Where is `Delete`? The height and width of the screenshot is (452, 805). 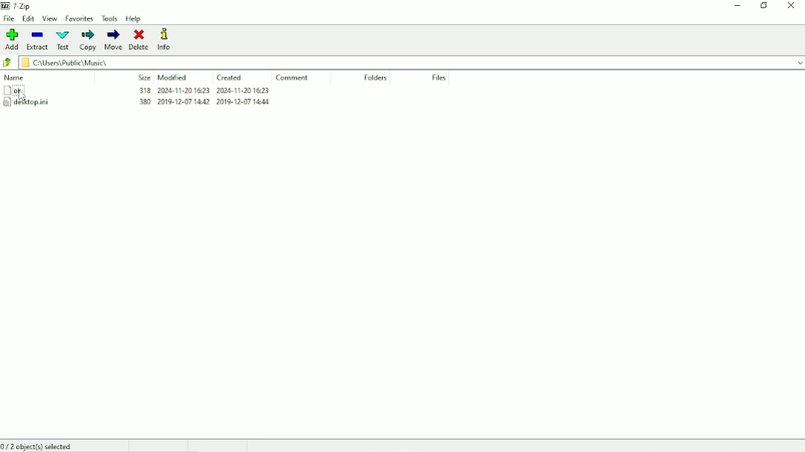 Delete is located at coordinates (139, 40).